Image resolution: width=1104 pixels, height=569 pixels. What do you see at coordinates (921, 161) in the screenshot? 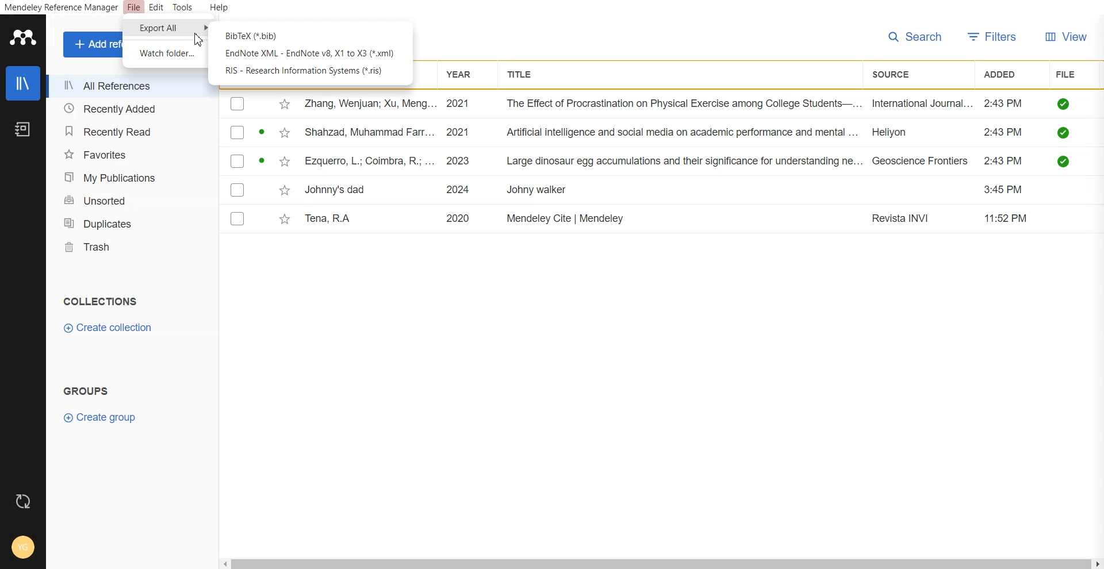
I see `Geoscience Frontiers` at bounding box center [921, 161].